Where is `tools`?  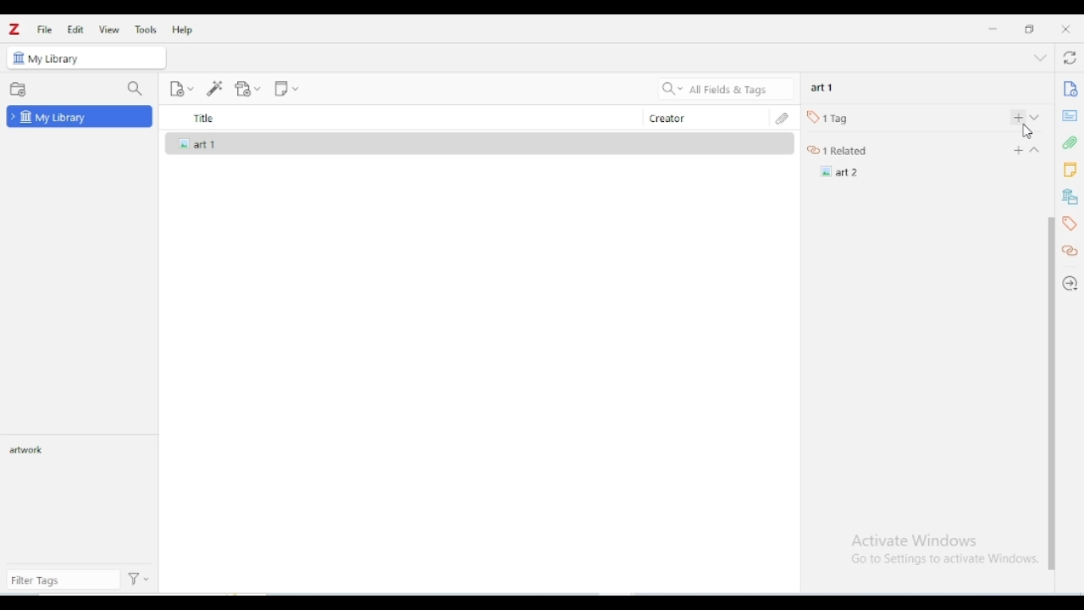
tools is located at coordinates (146, 30).